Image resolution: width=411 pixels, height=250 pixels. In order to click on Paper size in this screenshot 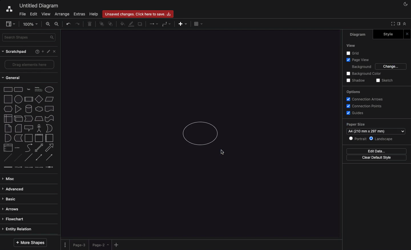, I will do `click(357, 124)`.